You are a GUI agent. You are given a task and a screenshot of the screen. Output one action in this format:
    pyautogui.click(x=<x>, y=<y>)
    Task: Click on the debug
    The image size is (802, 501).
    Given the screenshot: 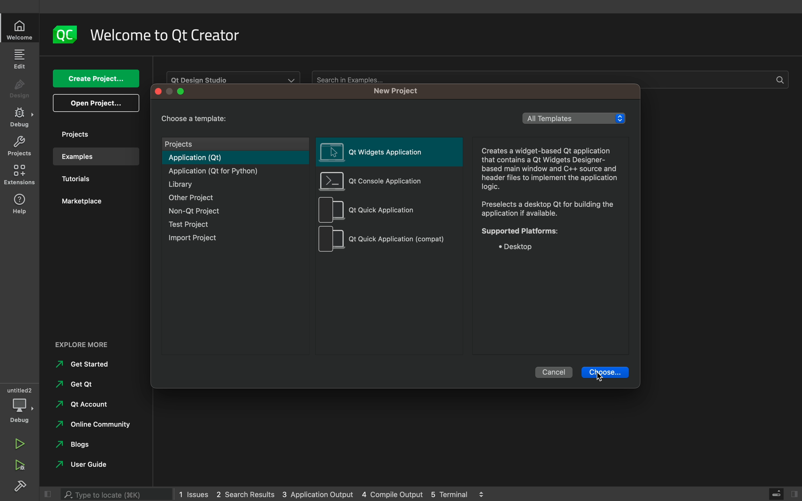 What is the action you would take?
    pyautogui.click(x=20, y=406)
    